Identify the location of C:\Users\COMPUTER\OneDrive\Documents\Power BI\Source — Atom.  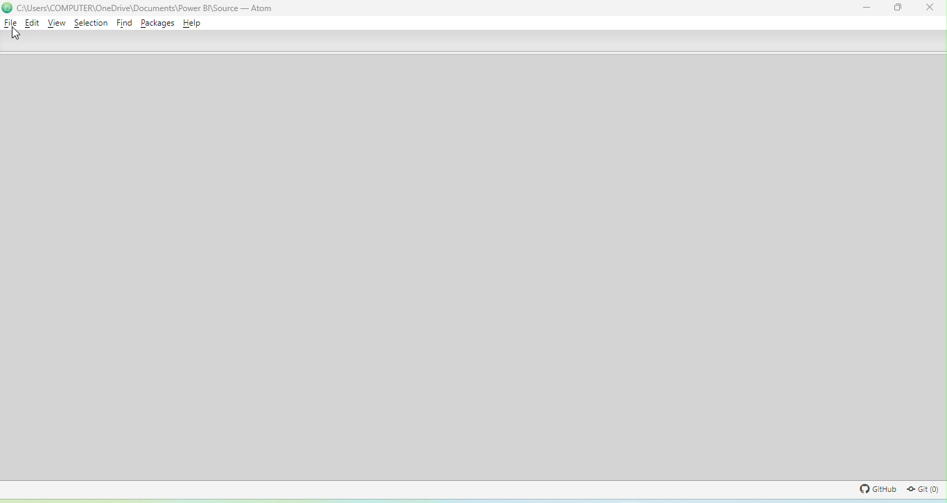
(146, 8).